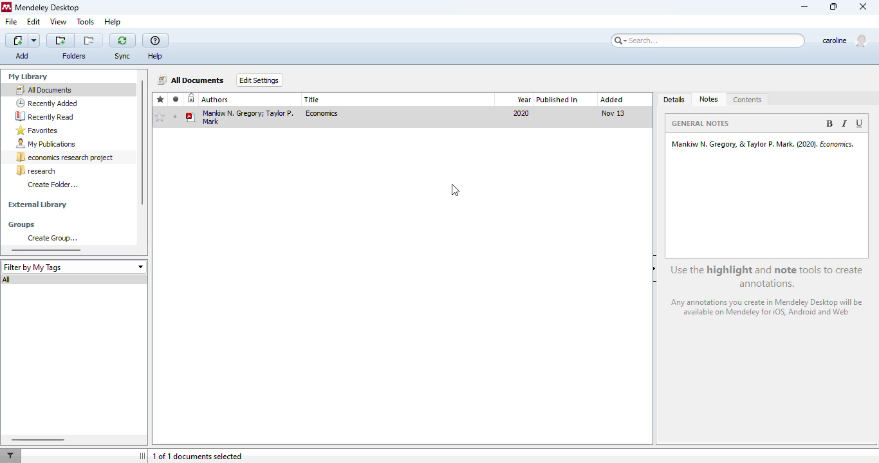 The height and width of the screenshot is (463, 879). I want to click on close, so click(864, 7).